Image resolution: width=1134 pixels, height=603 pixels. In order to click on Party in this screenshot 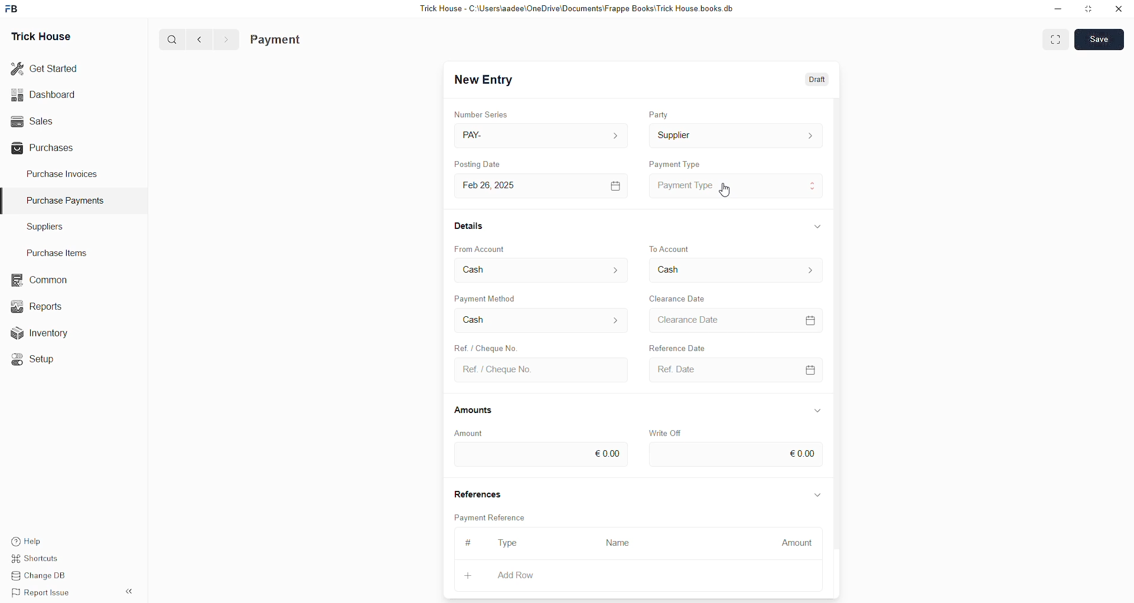, I will do `click(660, 115)`.